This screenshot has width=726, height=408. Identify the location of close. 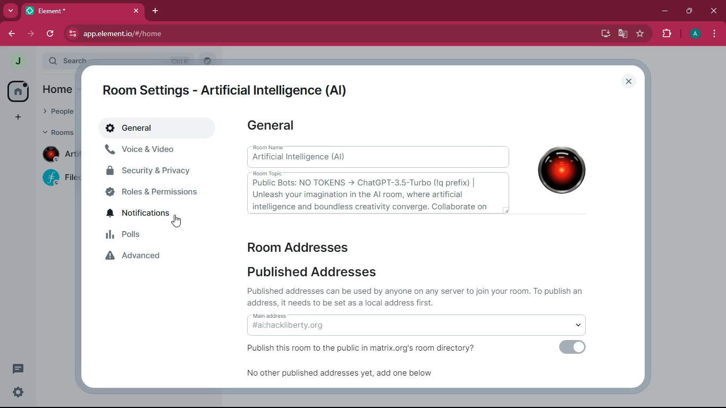
(629, 83).